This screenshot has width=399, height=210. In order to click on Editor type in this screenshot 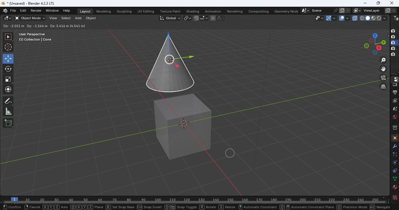, I will do `click(396, 17)`.